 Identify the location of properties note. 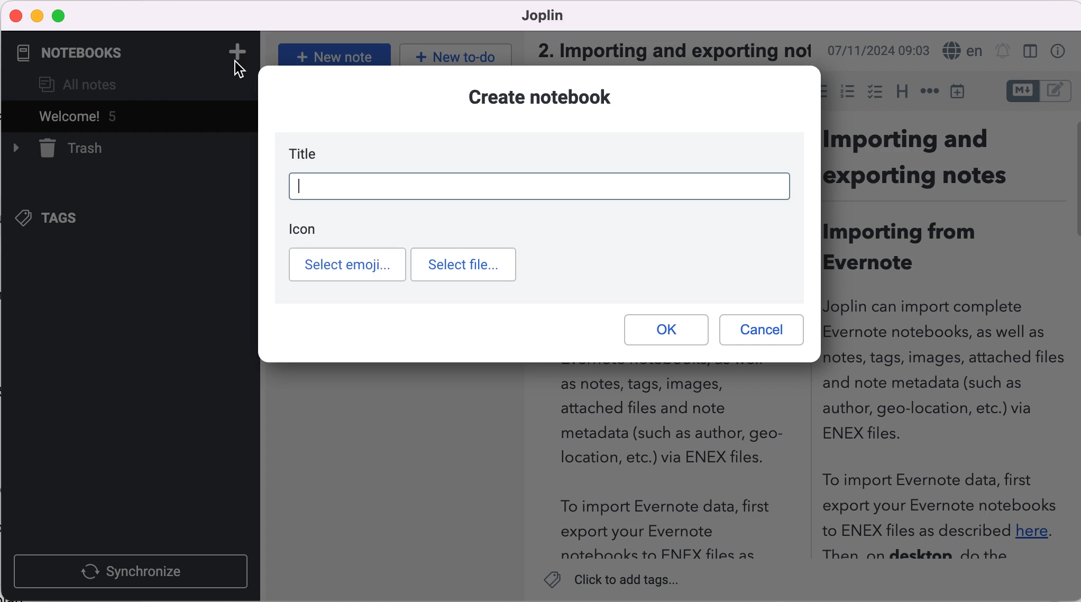
(1060, 51).